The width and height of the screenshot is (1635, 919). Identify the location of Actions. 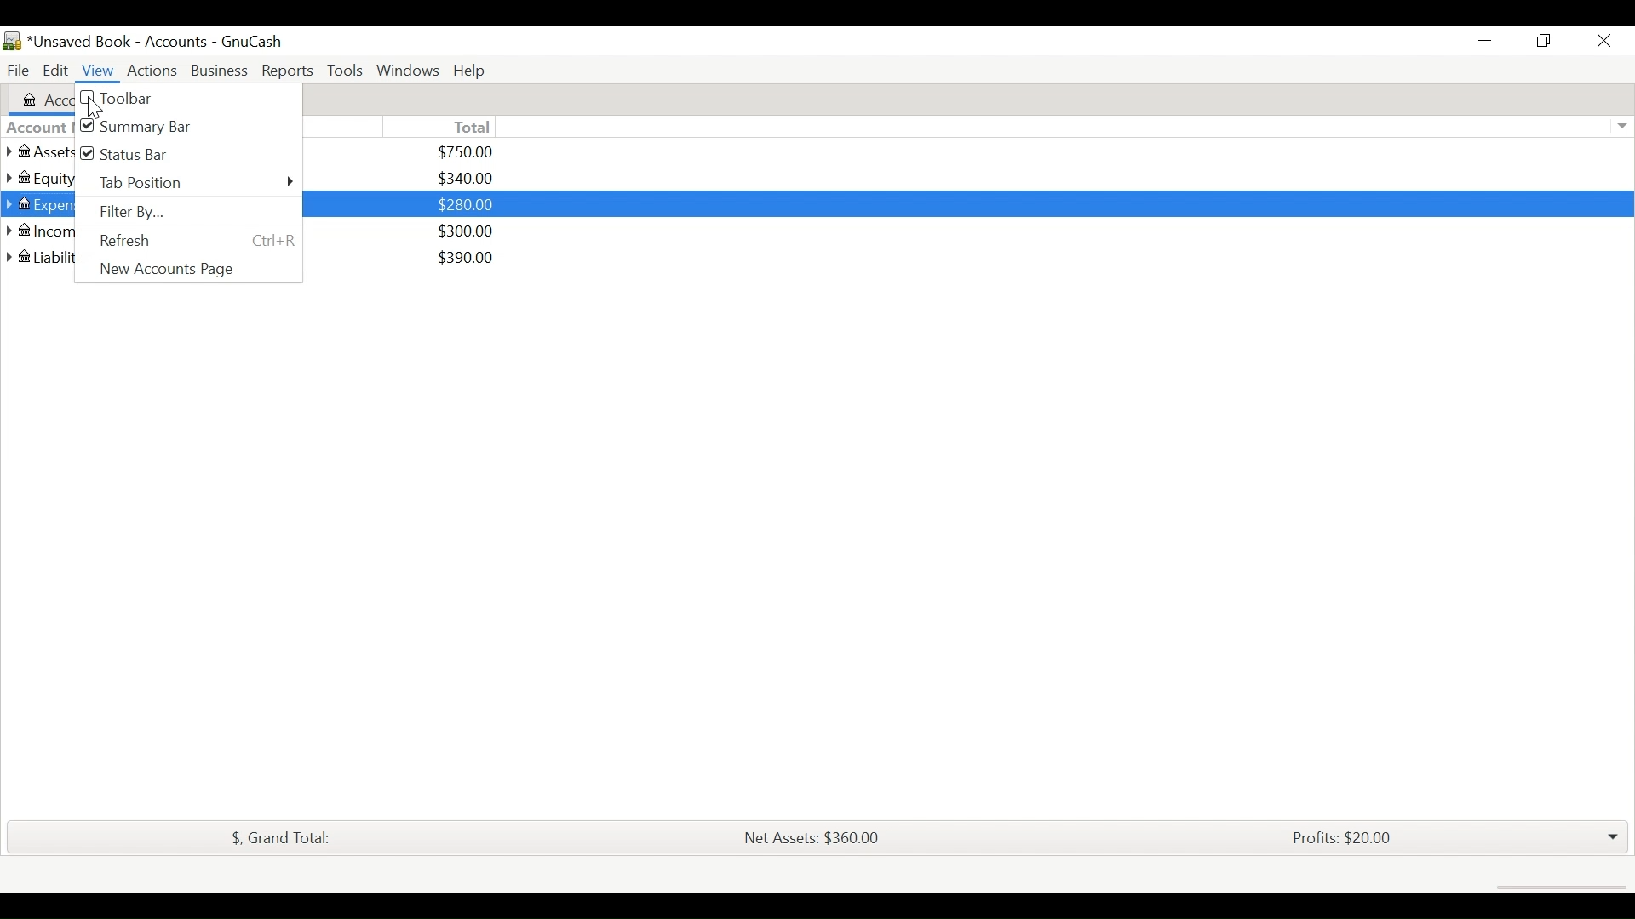
(152, 68).